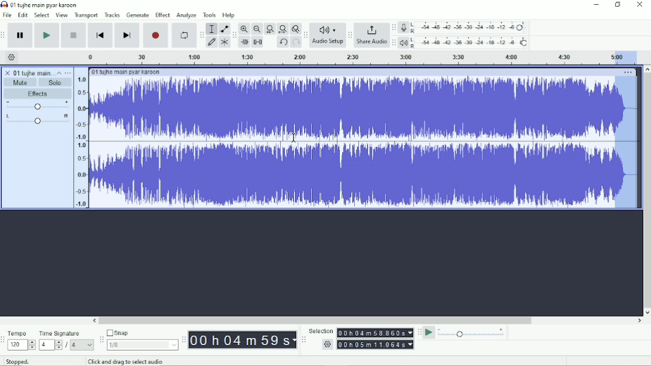 The image size is (651, 366). Describe the element at coordinates (212, 29) in the screenshot. I see `Selection tool` at that location.